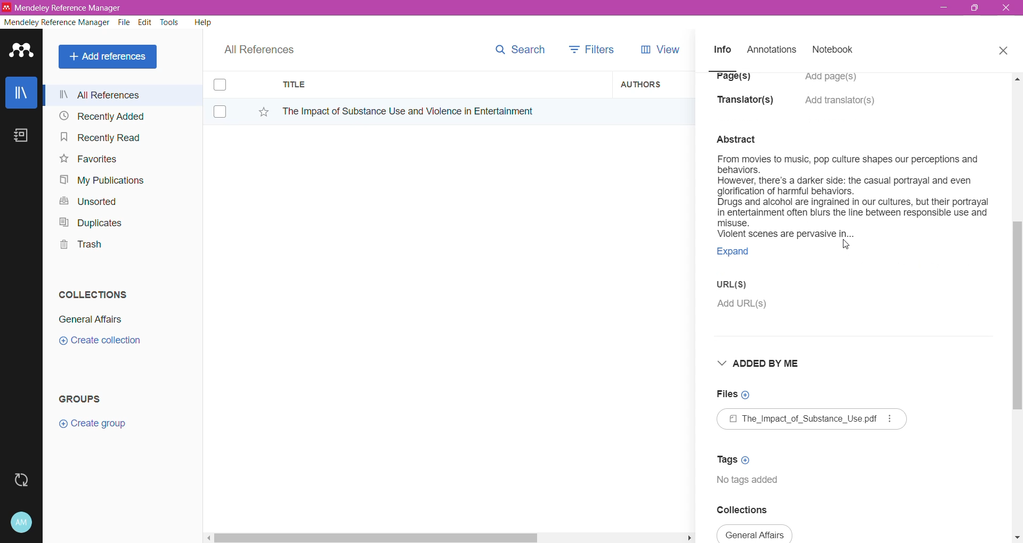 Image resolution: width=1023 pixels, height=543 pixels. Describe the element at coordinates (753, 485) in the screenshot. I see `Tags available for the document` at that location.